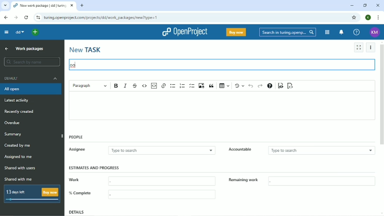  I want to click on Work, so click(81, 181).